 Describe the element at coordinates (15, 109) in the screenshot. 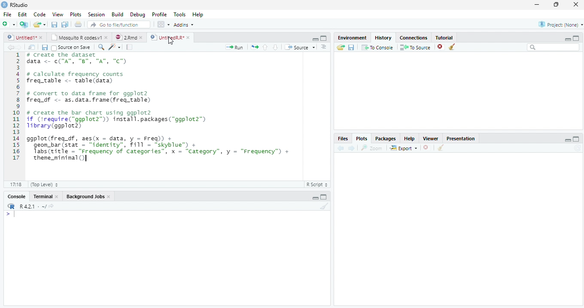

I see `Number list` at that location.